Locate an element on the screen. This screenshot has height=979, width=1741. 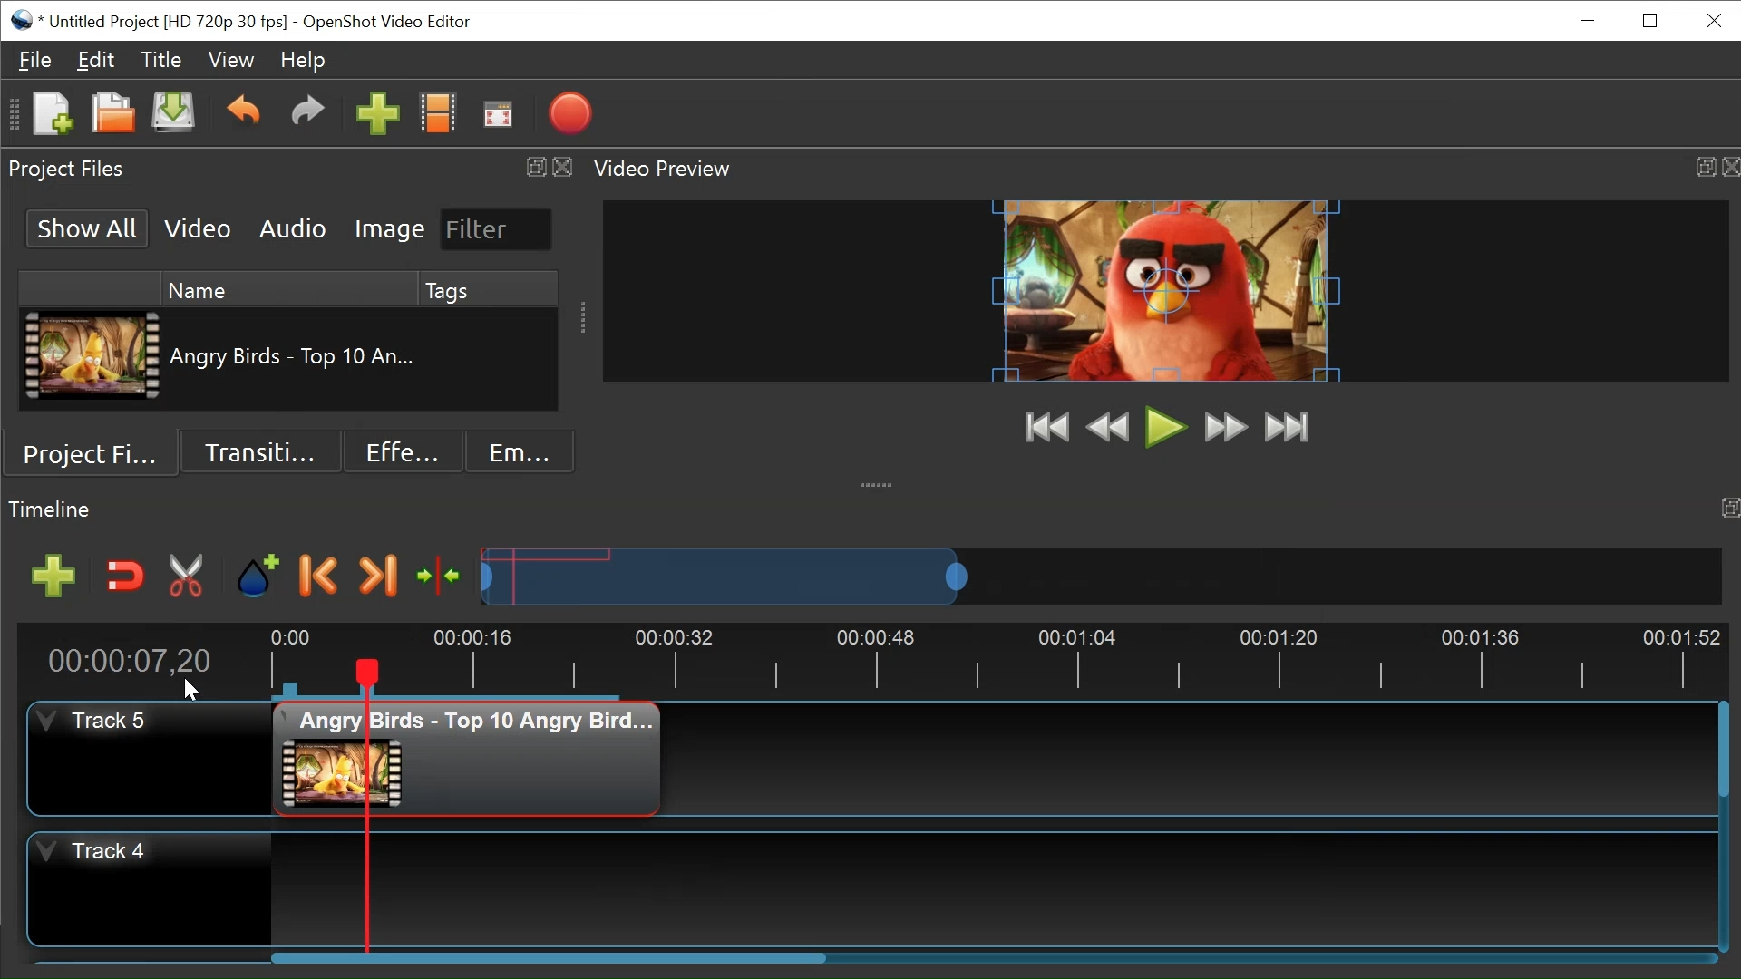
Video is located at coordinates (199, 228).